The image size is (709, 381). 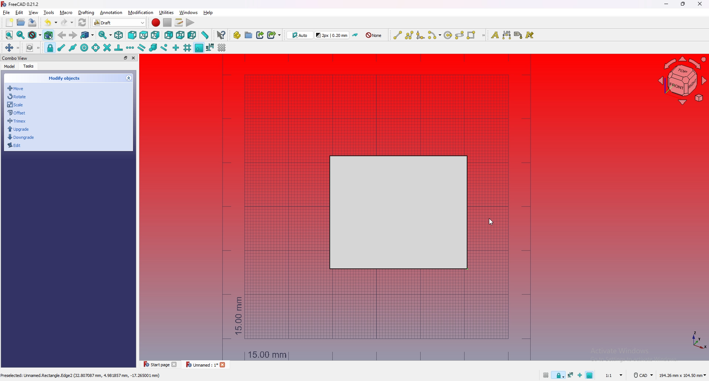 What do you see at coordinates (73, 35) in the screenshot?
I see `forward` at bounding box center [73, 35].